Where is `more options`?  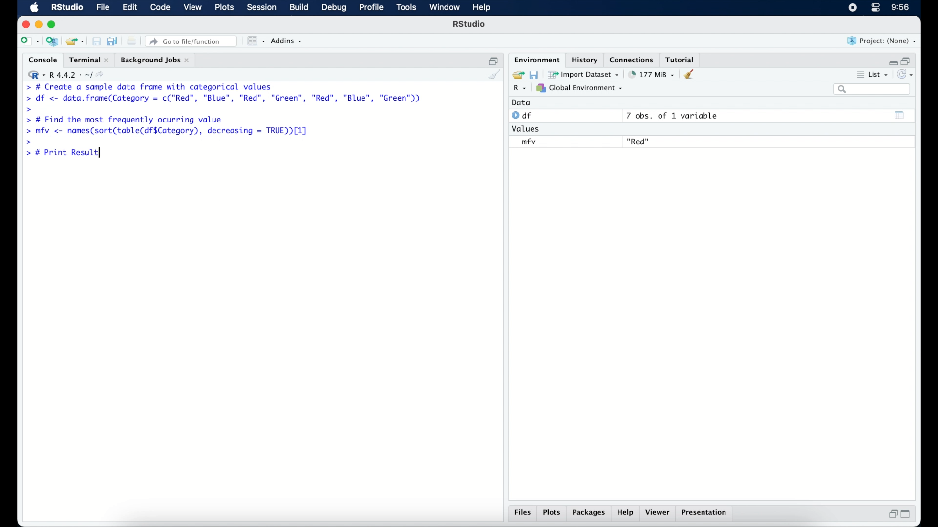
more options is located at coordinates (859, 74).